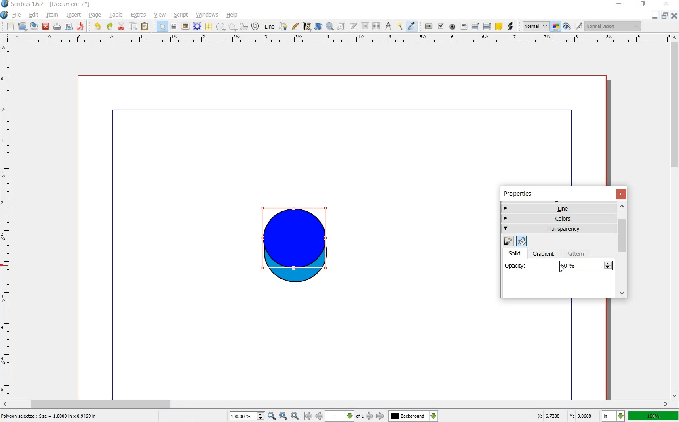 This screenshot has width=679, height=422. Describe the element at coordinates (207, 15) in the screenshot. I see `windows` at that location.